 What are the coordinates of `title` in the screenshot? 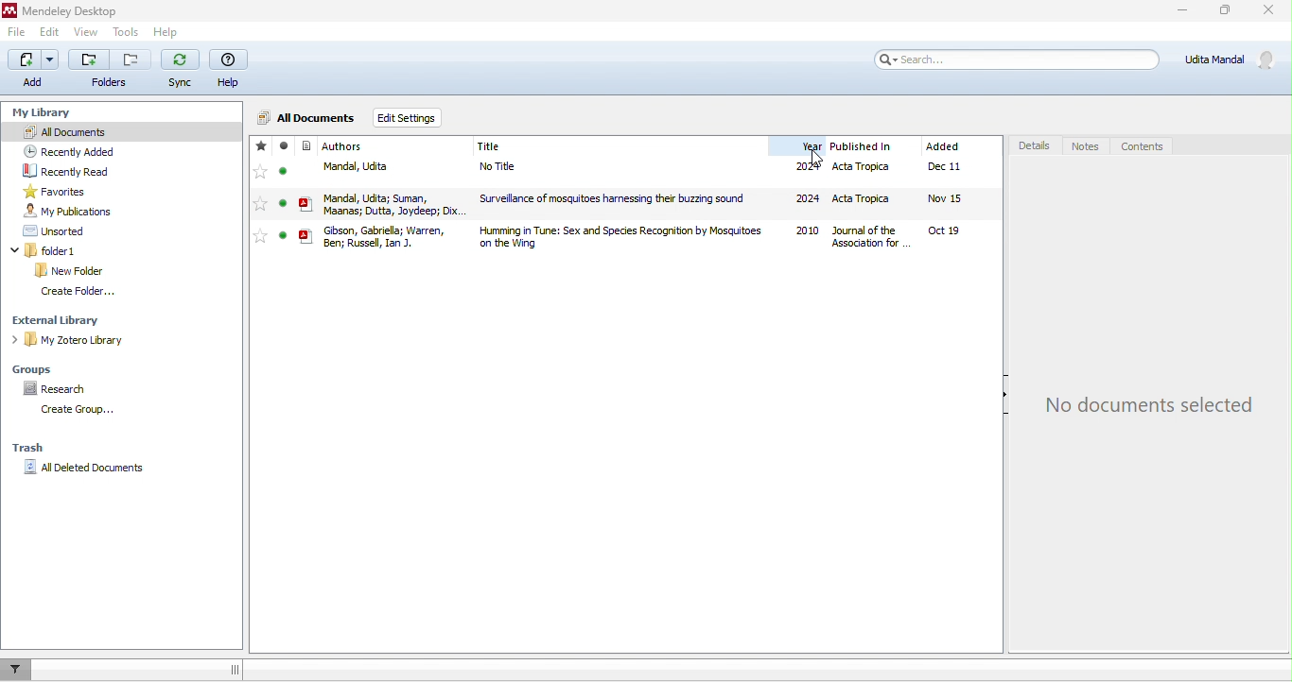 It's located at (523, 145).